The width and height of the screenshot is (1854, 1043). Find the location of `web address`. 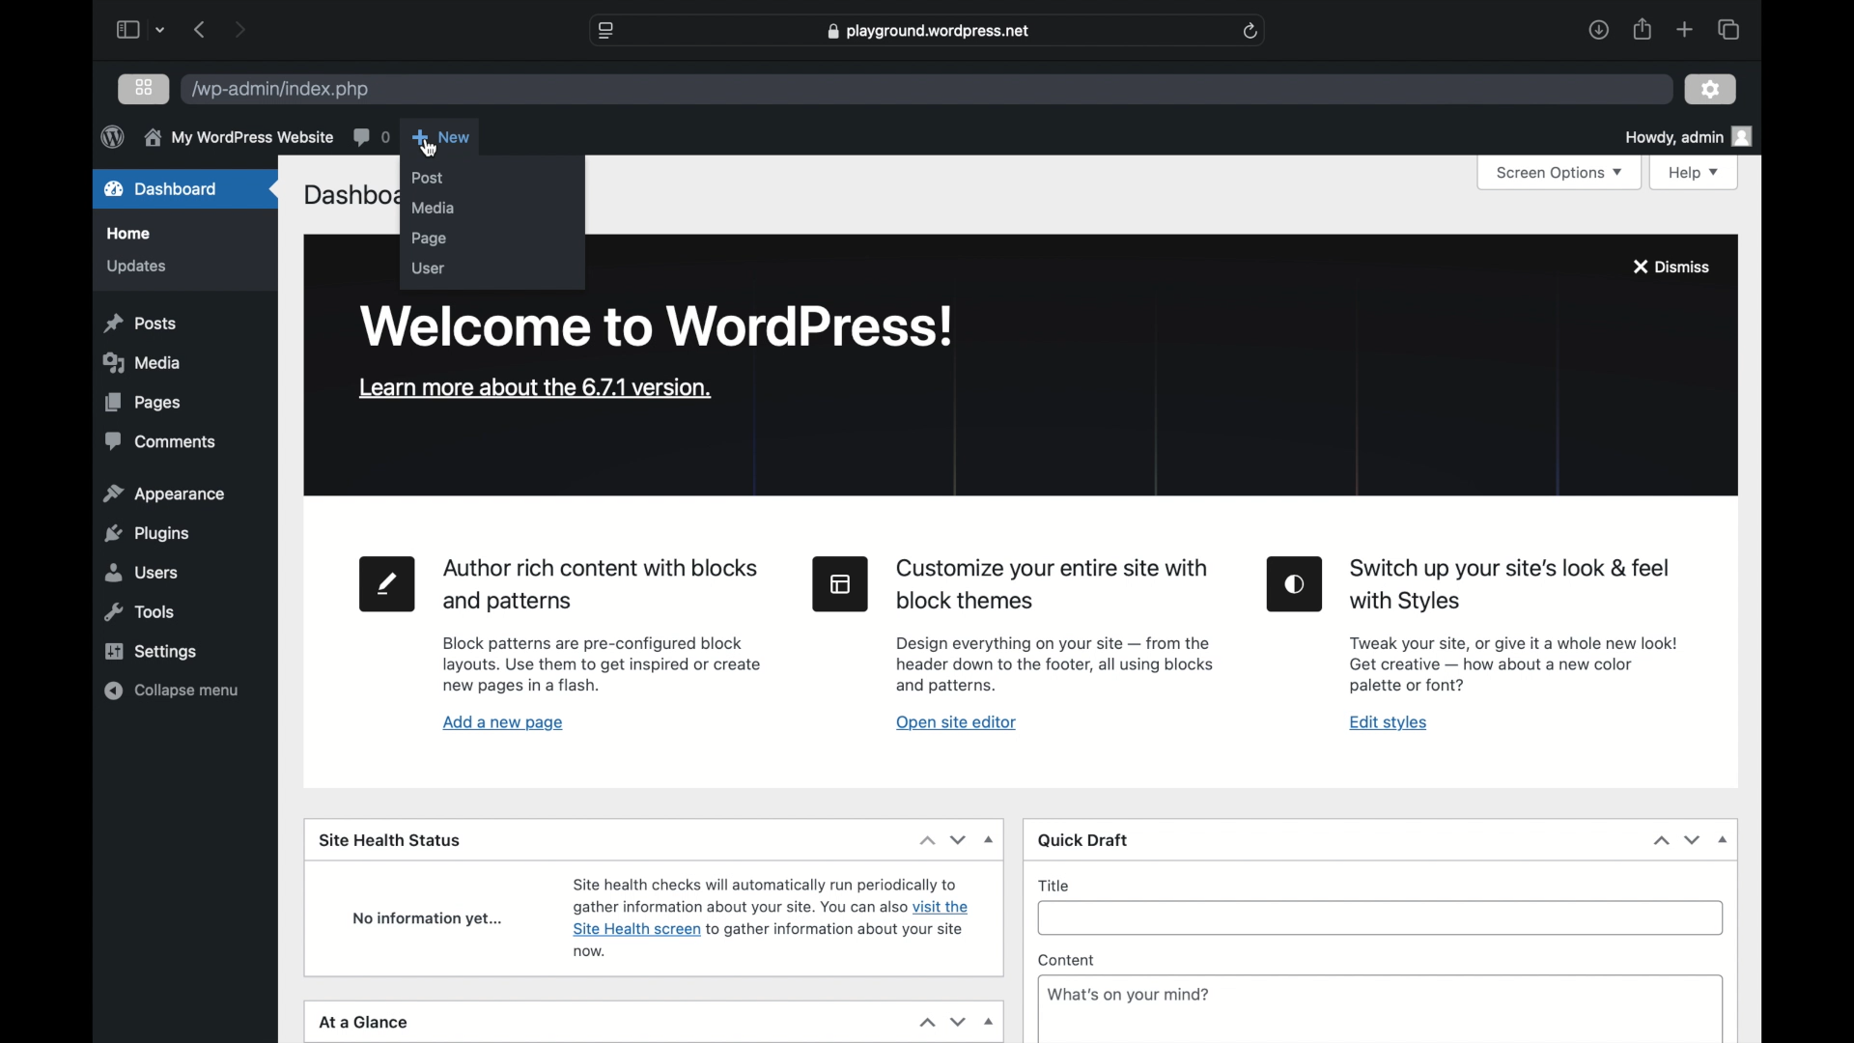

web address is located at coordinates (929, 31).